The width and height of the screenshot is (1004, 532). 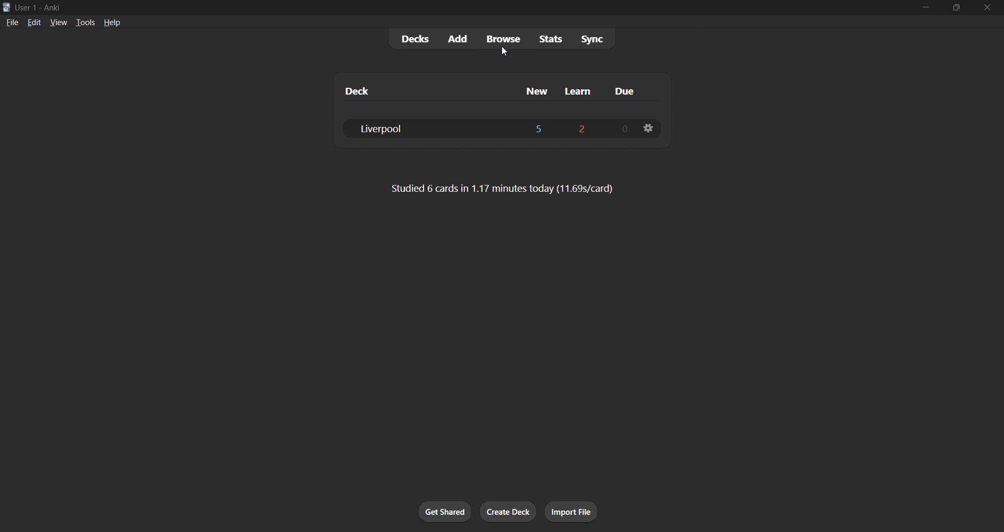 What do you see at coordinates (532, 89) in the screenshot?
I see `New` at bounding box center [532, 89].